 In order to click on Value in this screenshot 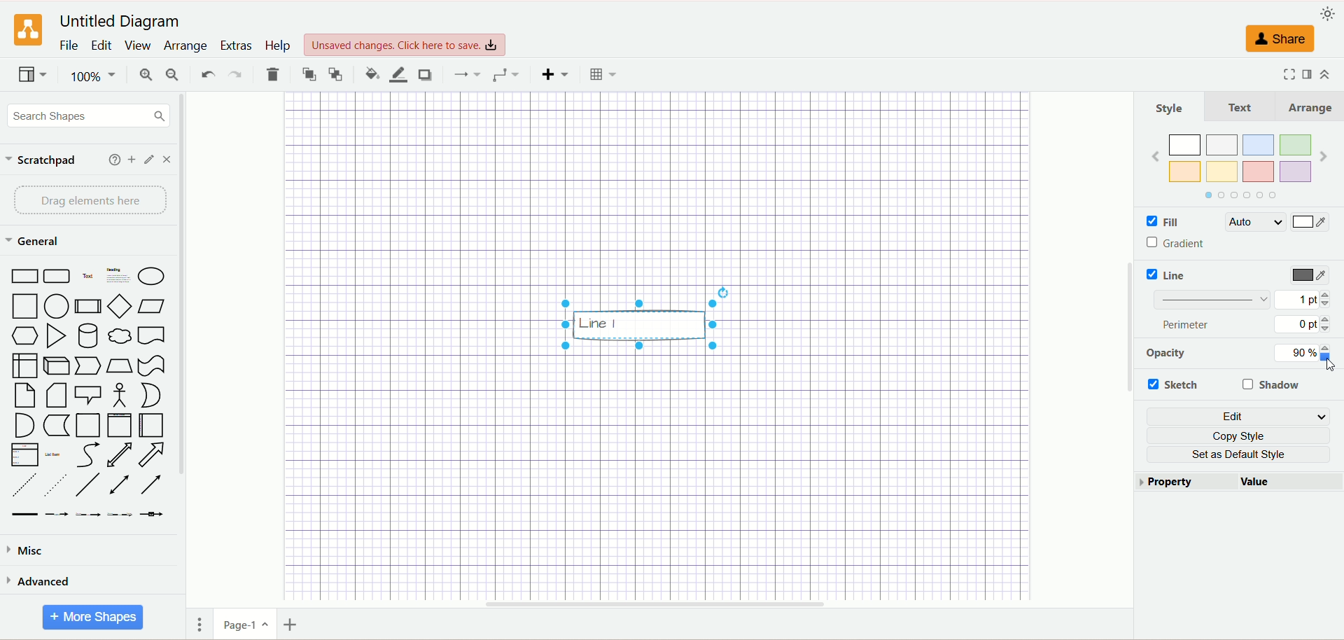, I will do `click(1284, 481)`.